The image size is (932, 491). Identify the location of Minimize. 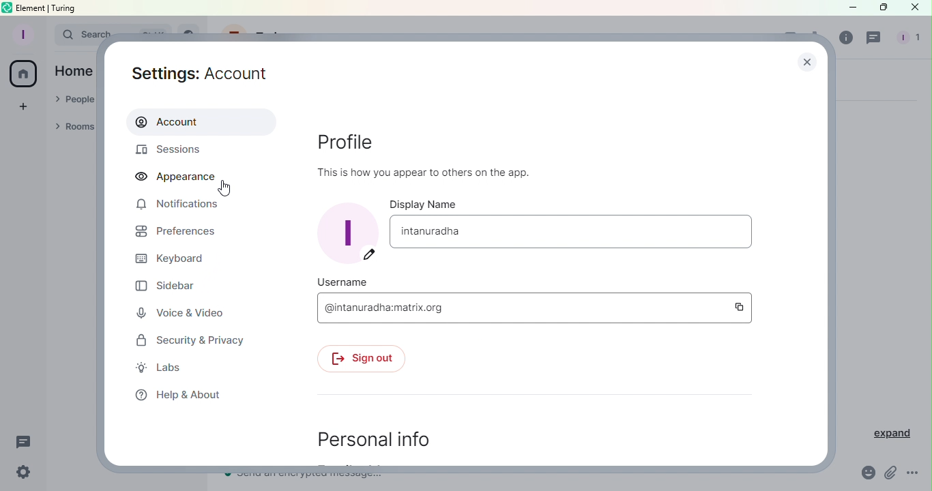
(851, 8).